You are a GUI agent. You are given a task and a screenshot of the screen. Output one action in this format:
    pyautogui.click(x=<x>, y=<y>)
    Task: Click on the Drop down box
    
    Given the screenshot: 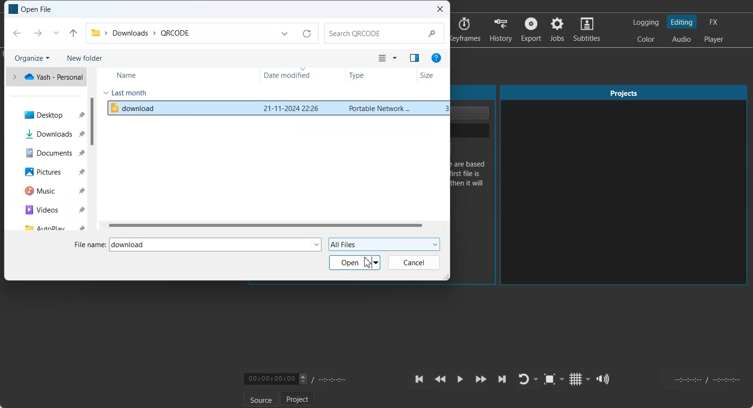 What is the action you would take?
    pyautogui.click(x=537, y=380)
    